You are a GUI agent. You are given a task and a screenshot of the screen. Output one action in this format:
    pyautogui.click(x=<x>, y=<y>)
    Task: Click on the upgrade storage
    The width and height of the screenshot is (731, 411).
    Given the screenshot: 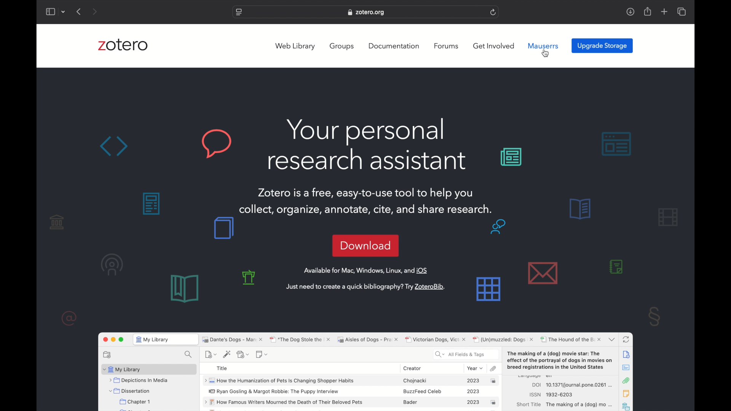 What is the action you would take?
    pyautogui.click(x=603, y=46)
    